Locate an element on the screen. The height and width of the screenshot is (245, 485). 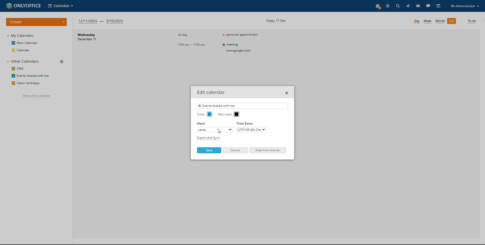
calednar color is located at coordinates (210, 114).